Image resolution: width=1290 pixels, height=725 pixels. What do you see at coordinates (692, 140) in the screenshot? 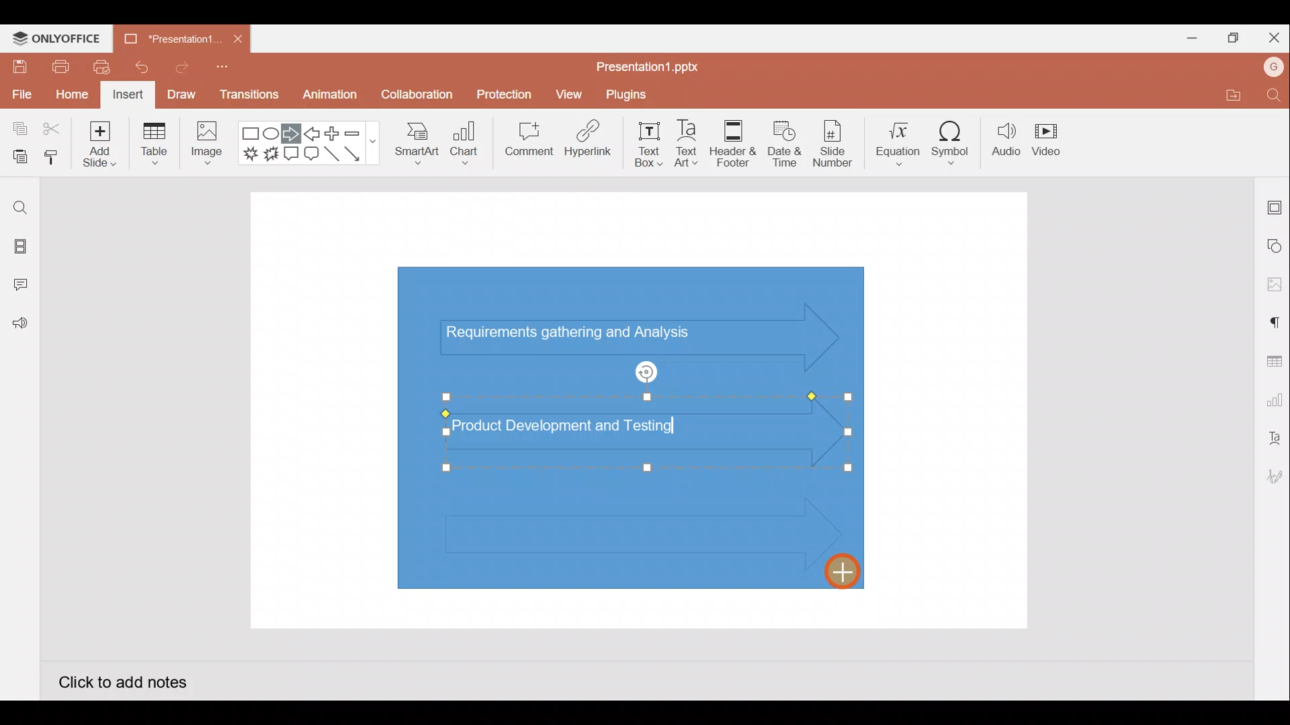
I see `Text Art` at bounding box center [692, 140].